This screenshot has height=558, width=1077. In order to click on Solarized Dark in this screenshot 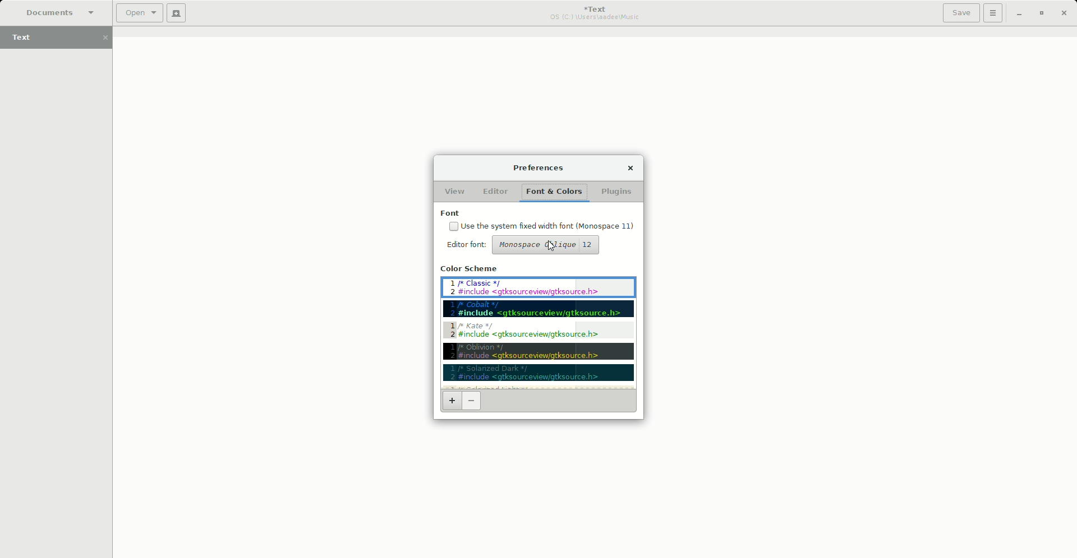, I will do `click(538, 374)`.